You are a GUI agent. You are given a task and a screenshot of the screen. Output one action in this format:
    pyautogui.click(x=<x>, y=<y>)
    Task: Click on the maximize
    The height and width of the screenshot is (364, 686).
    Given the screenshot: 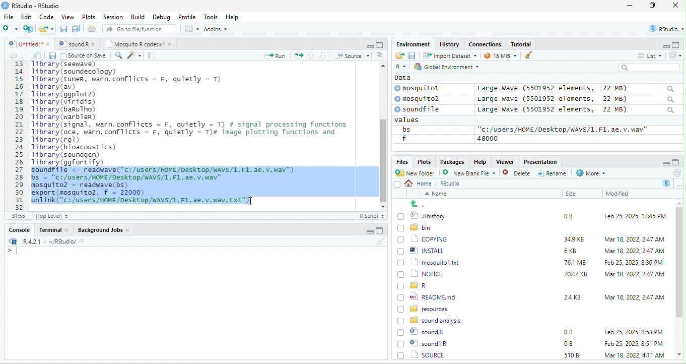 What is the action you would take?
    pyautogui.click(x=677, y=44)
    